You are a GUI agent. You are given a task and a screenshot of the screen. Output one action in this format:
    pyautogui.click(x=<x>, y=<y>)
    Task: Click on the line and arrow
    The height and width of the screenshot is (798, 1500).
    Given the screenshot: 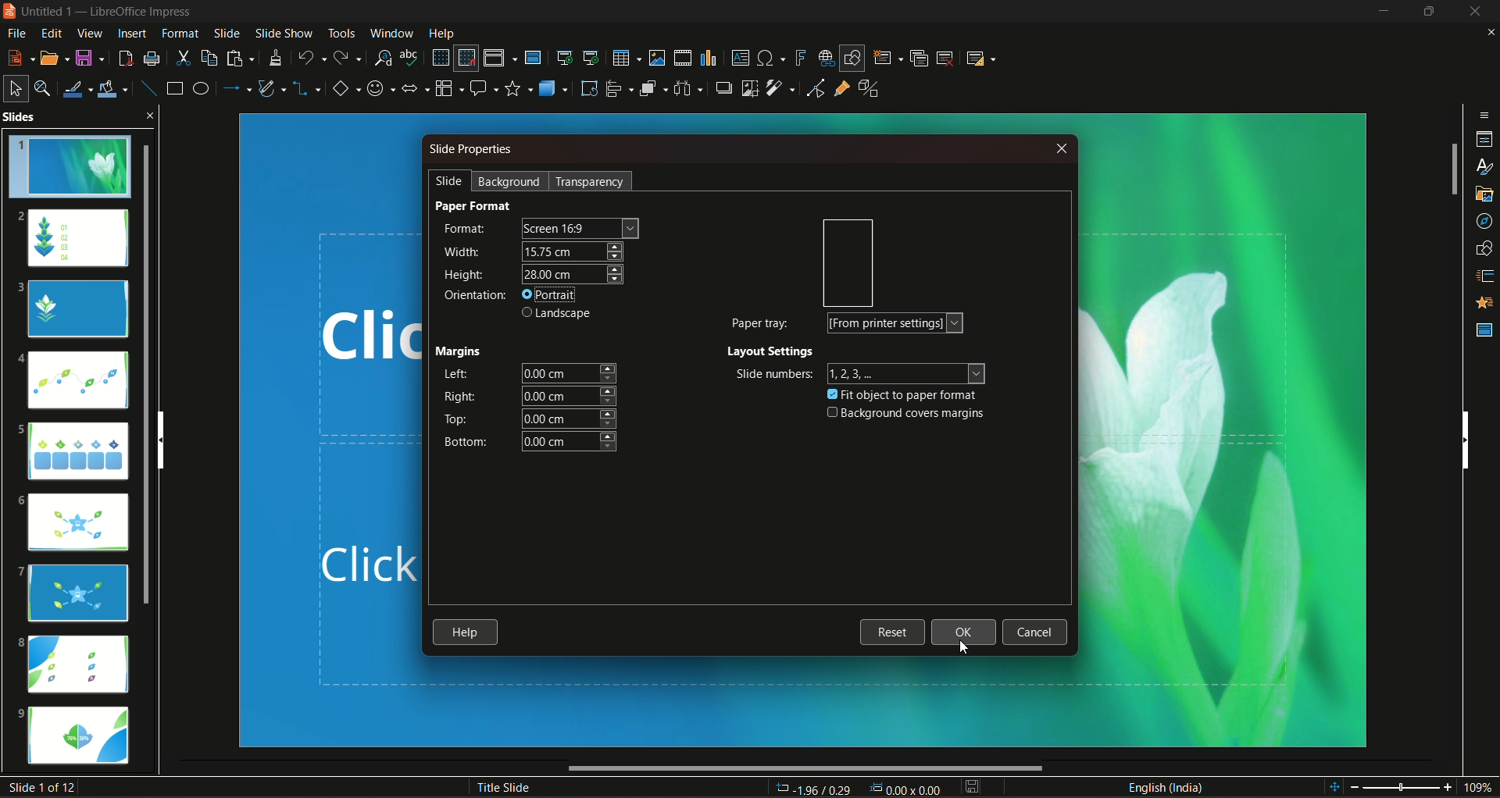 What is the action you would take?
    pyautogui.click(x=237, y=88)
    